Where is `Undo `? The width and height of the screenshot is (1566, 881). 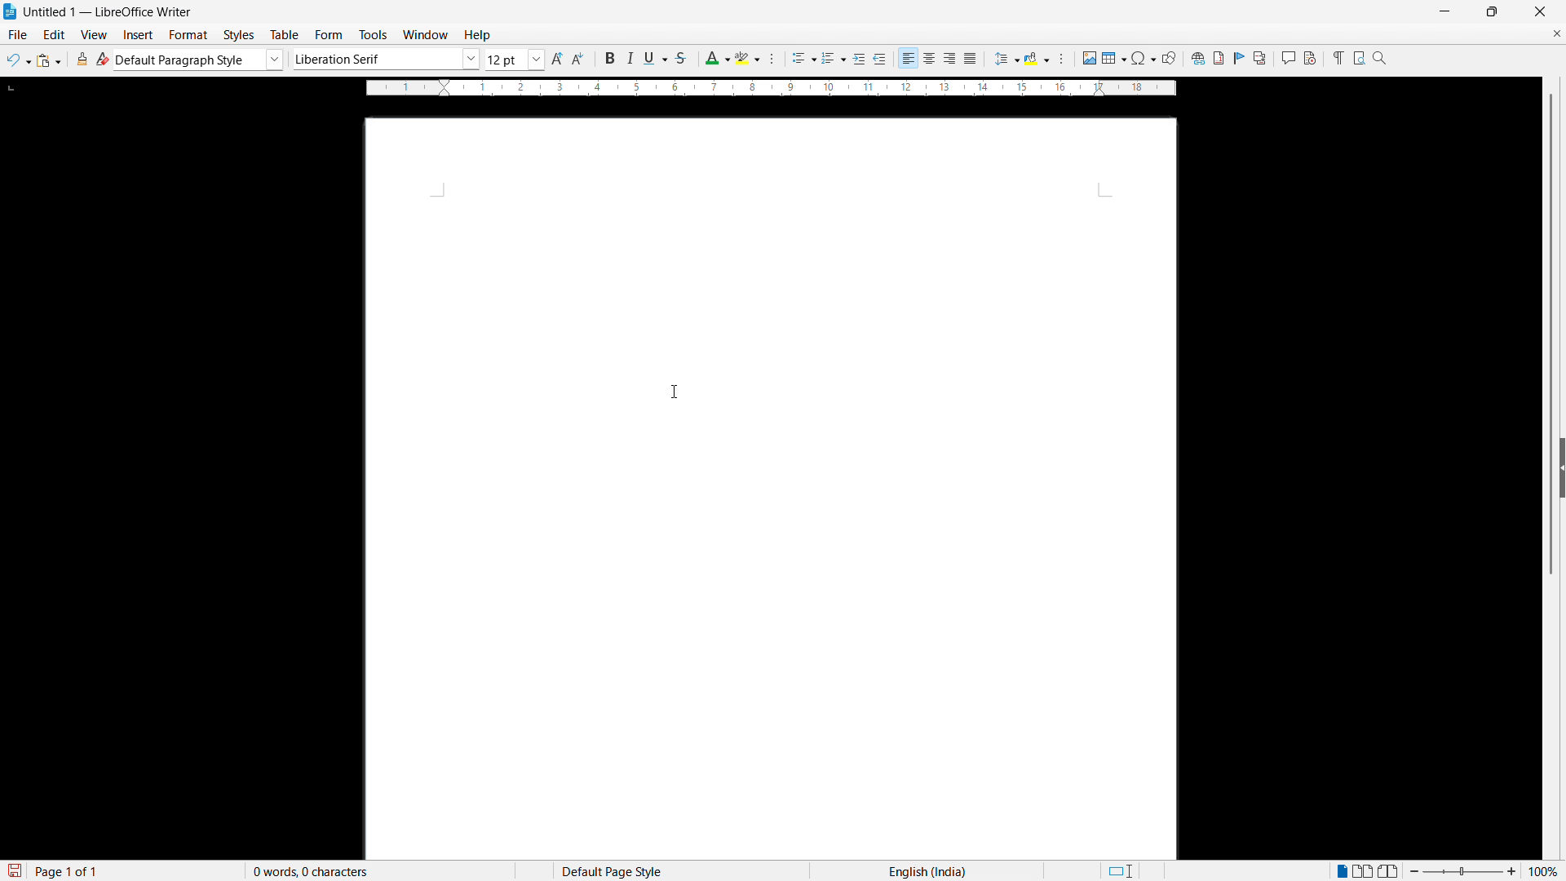
Undo  is located at coordinates (19, 60).